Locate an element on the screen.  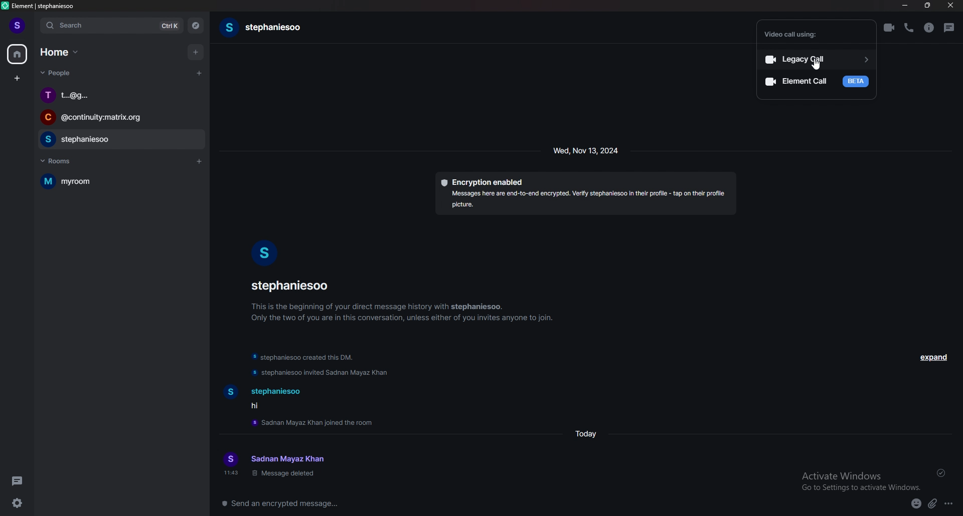
expand is located at coordinates (933, 357).